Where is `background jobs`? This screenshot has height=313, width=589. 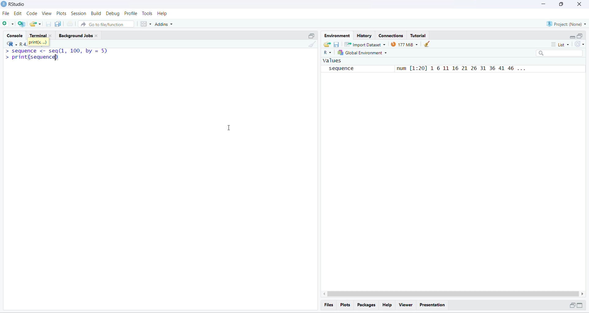 background jobs is located at coordinates (75, 36).